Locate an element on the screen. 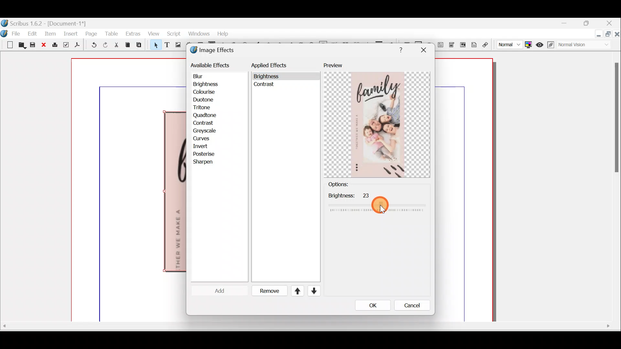 Image resolution: width=621 pixels, height=349 pixels. New is located at coordinates (7, 44).